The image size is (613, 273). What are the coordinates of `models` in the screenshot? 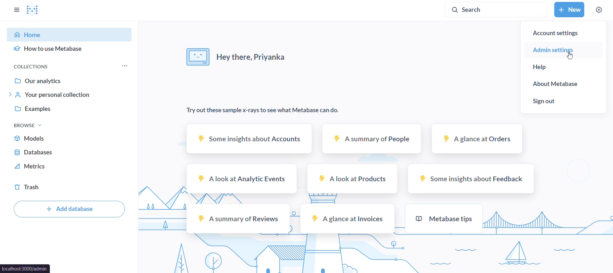 It's located at (71, 137).